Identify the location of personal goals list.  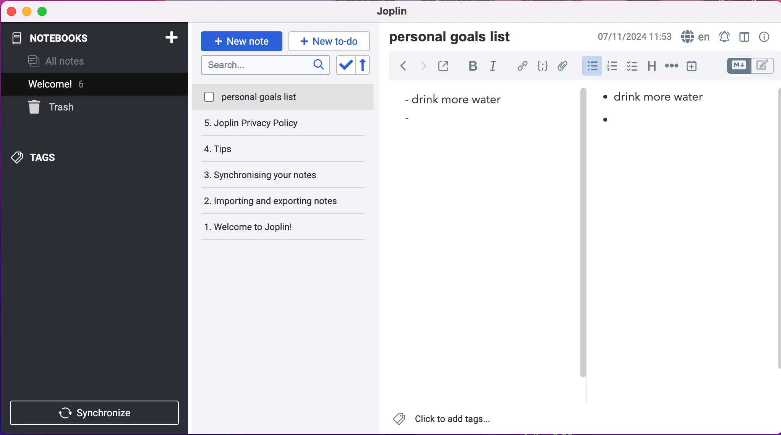
(284, 97).